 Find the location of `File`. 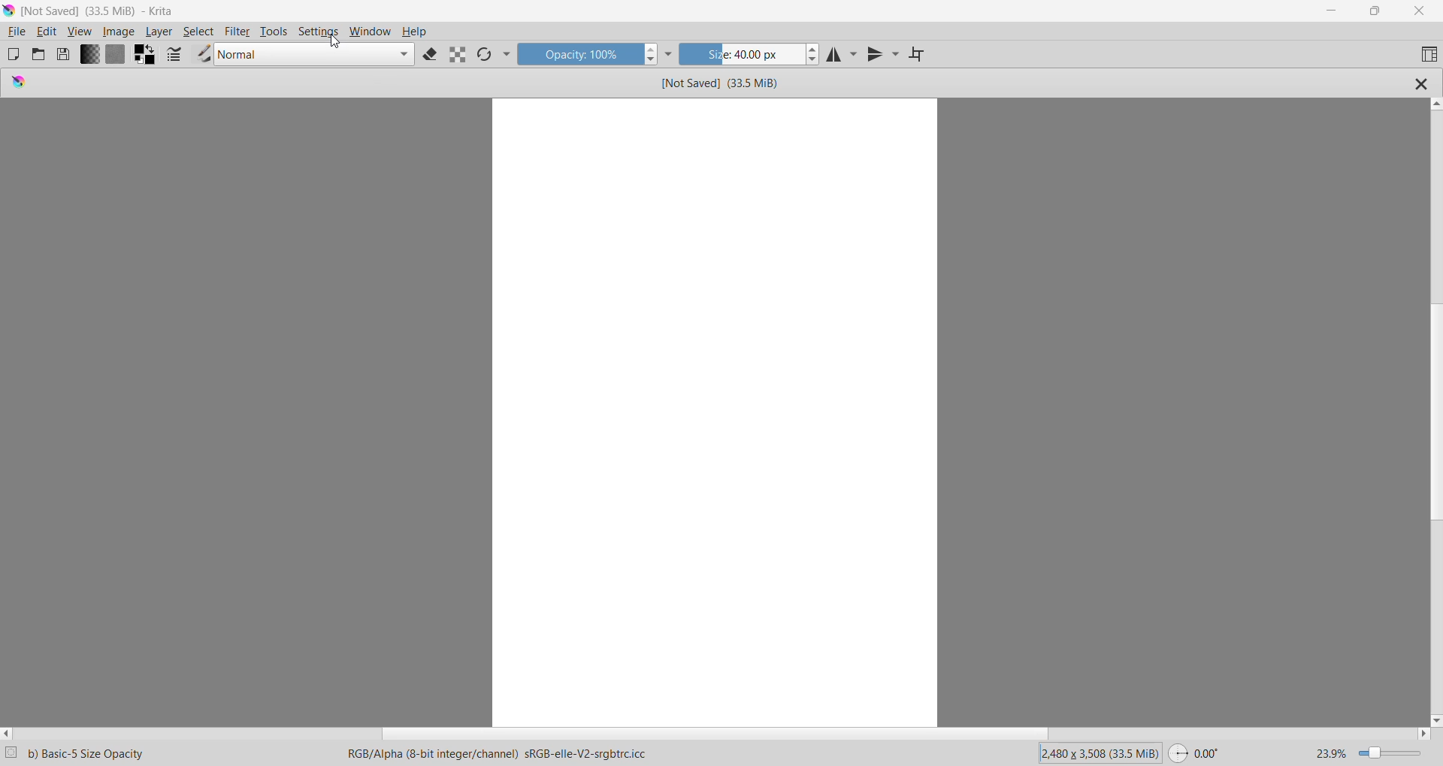

File is located at coordinates (14, 32).